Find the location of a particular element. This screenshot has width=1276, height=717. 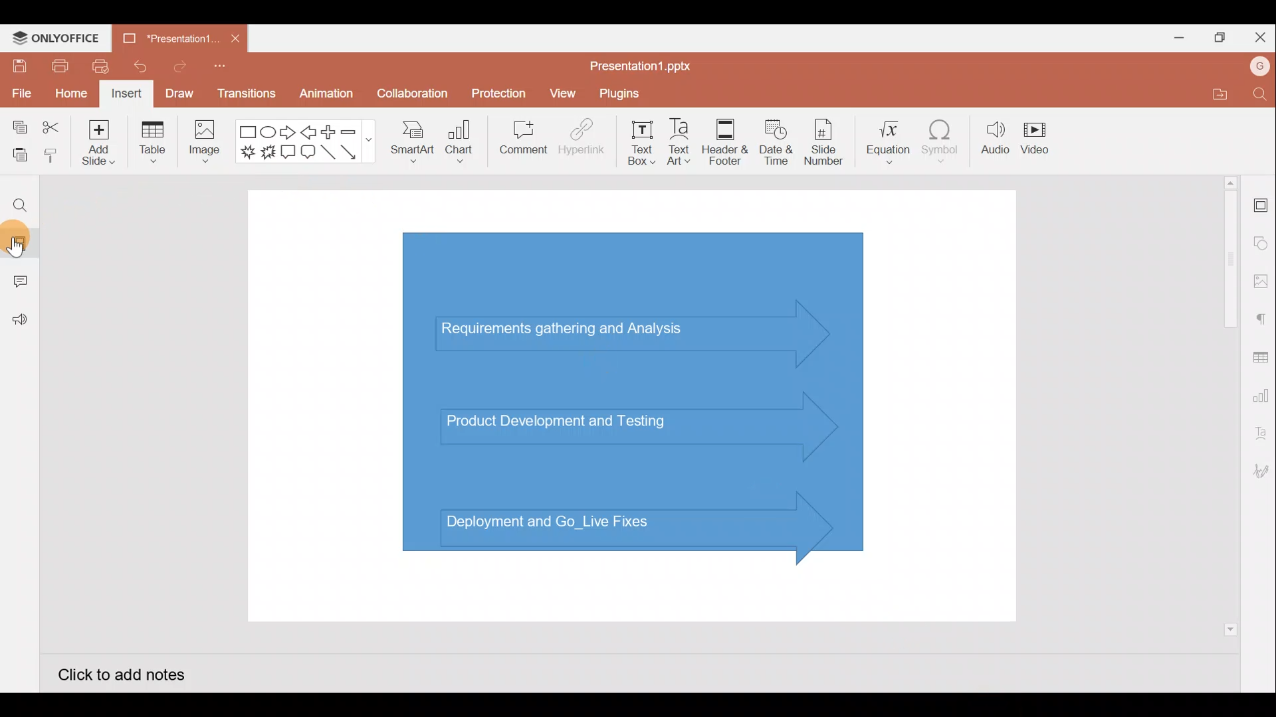

Right arrow is located at coordinates (288, 133).